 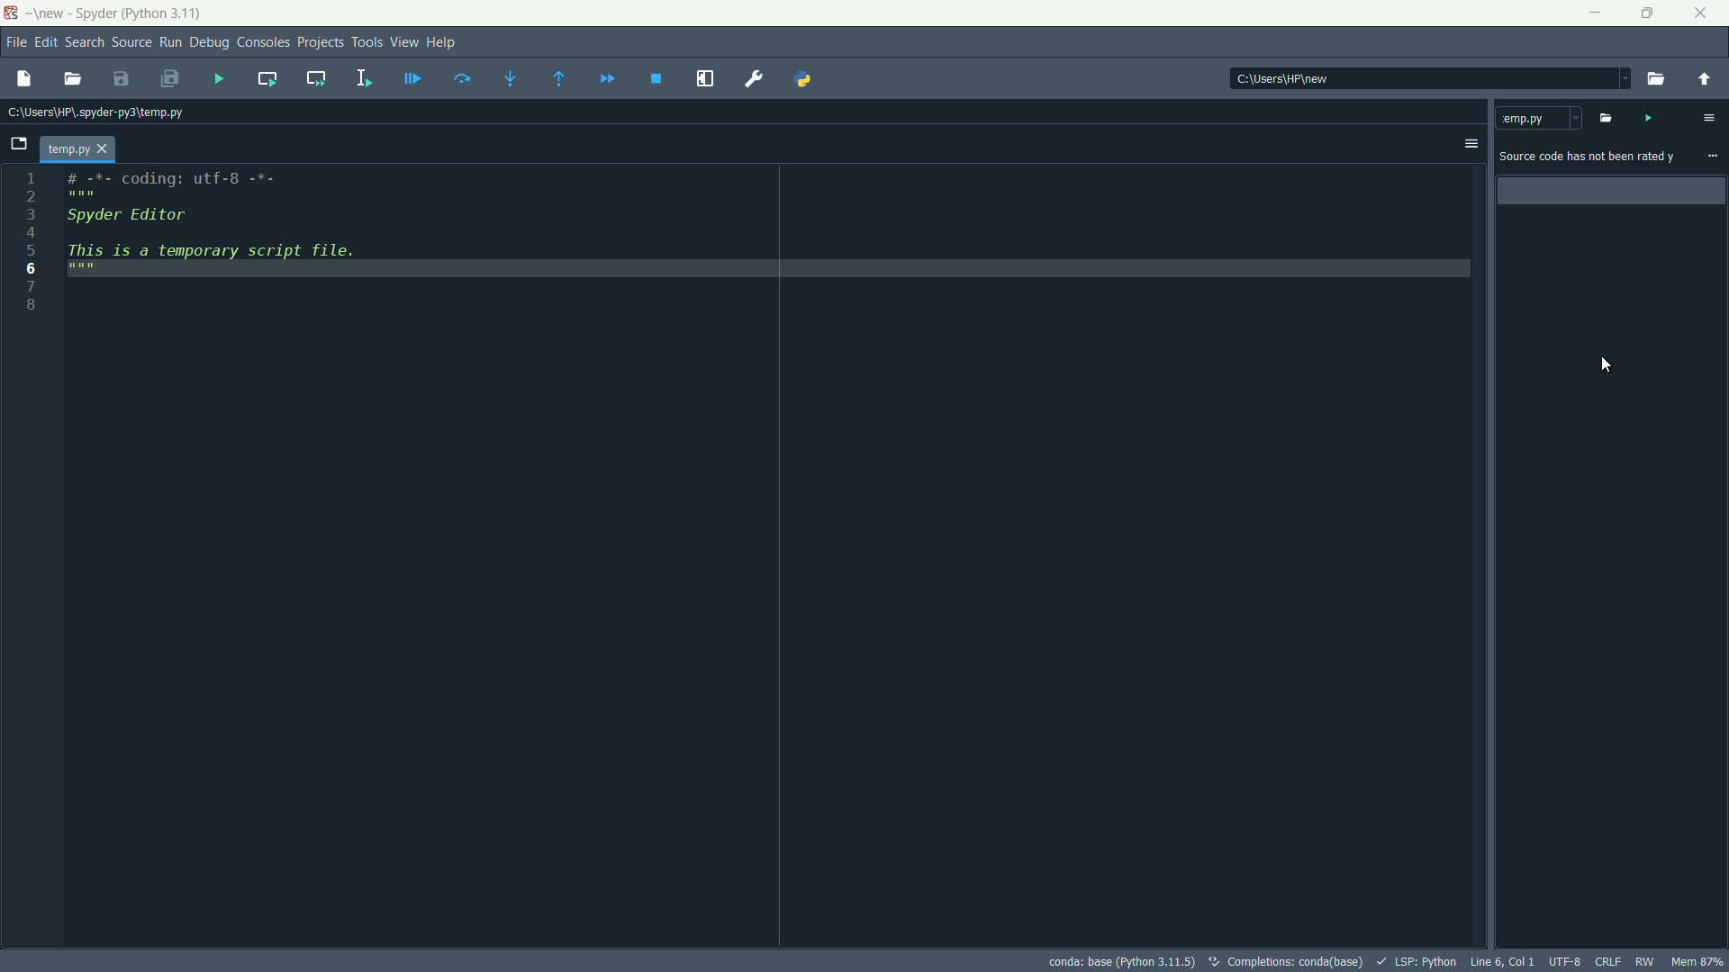 I want to click on 8, so click(x=31, y=308).